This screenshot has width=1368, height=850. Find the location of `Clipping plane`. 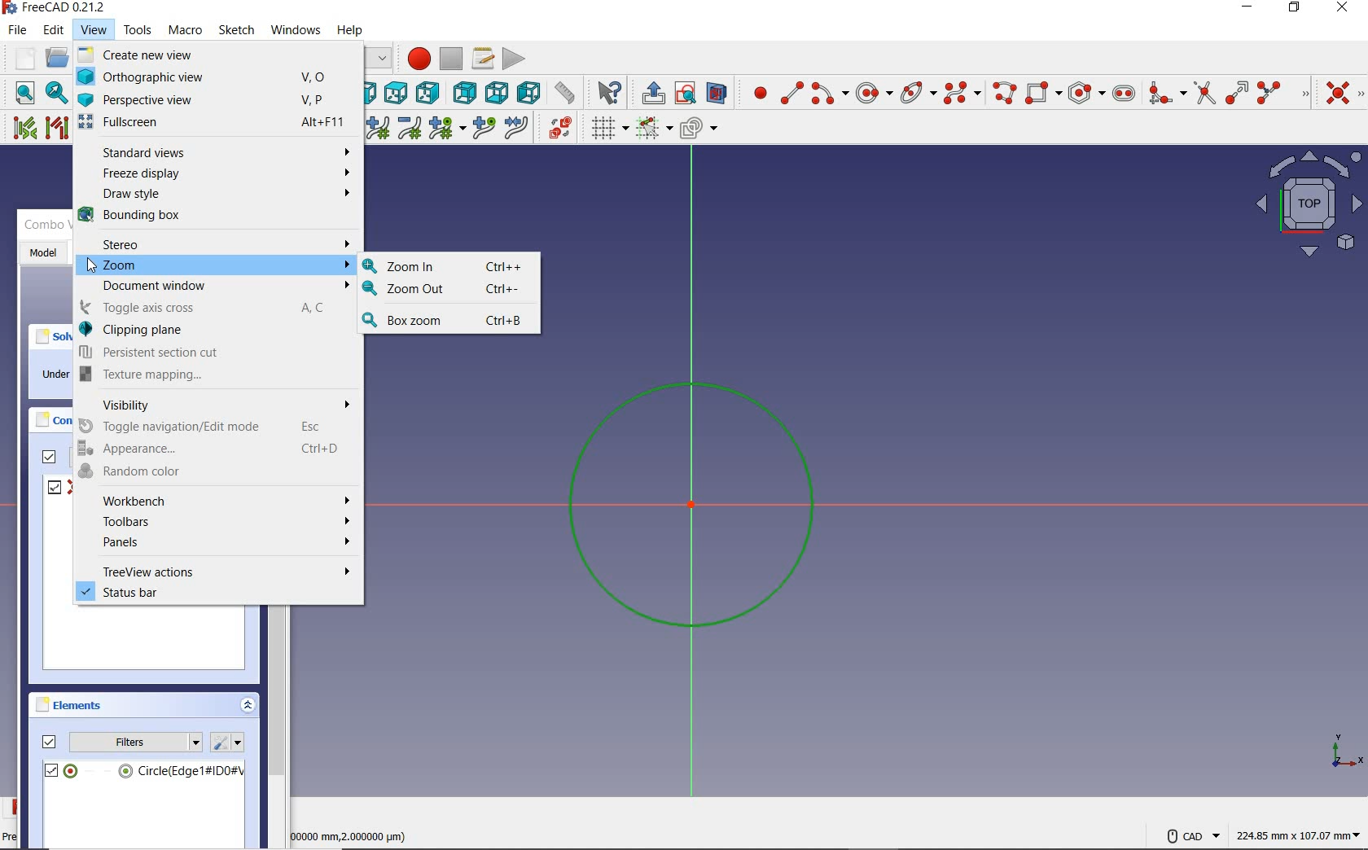

Clipping plane is located at coordinates (134, 329).